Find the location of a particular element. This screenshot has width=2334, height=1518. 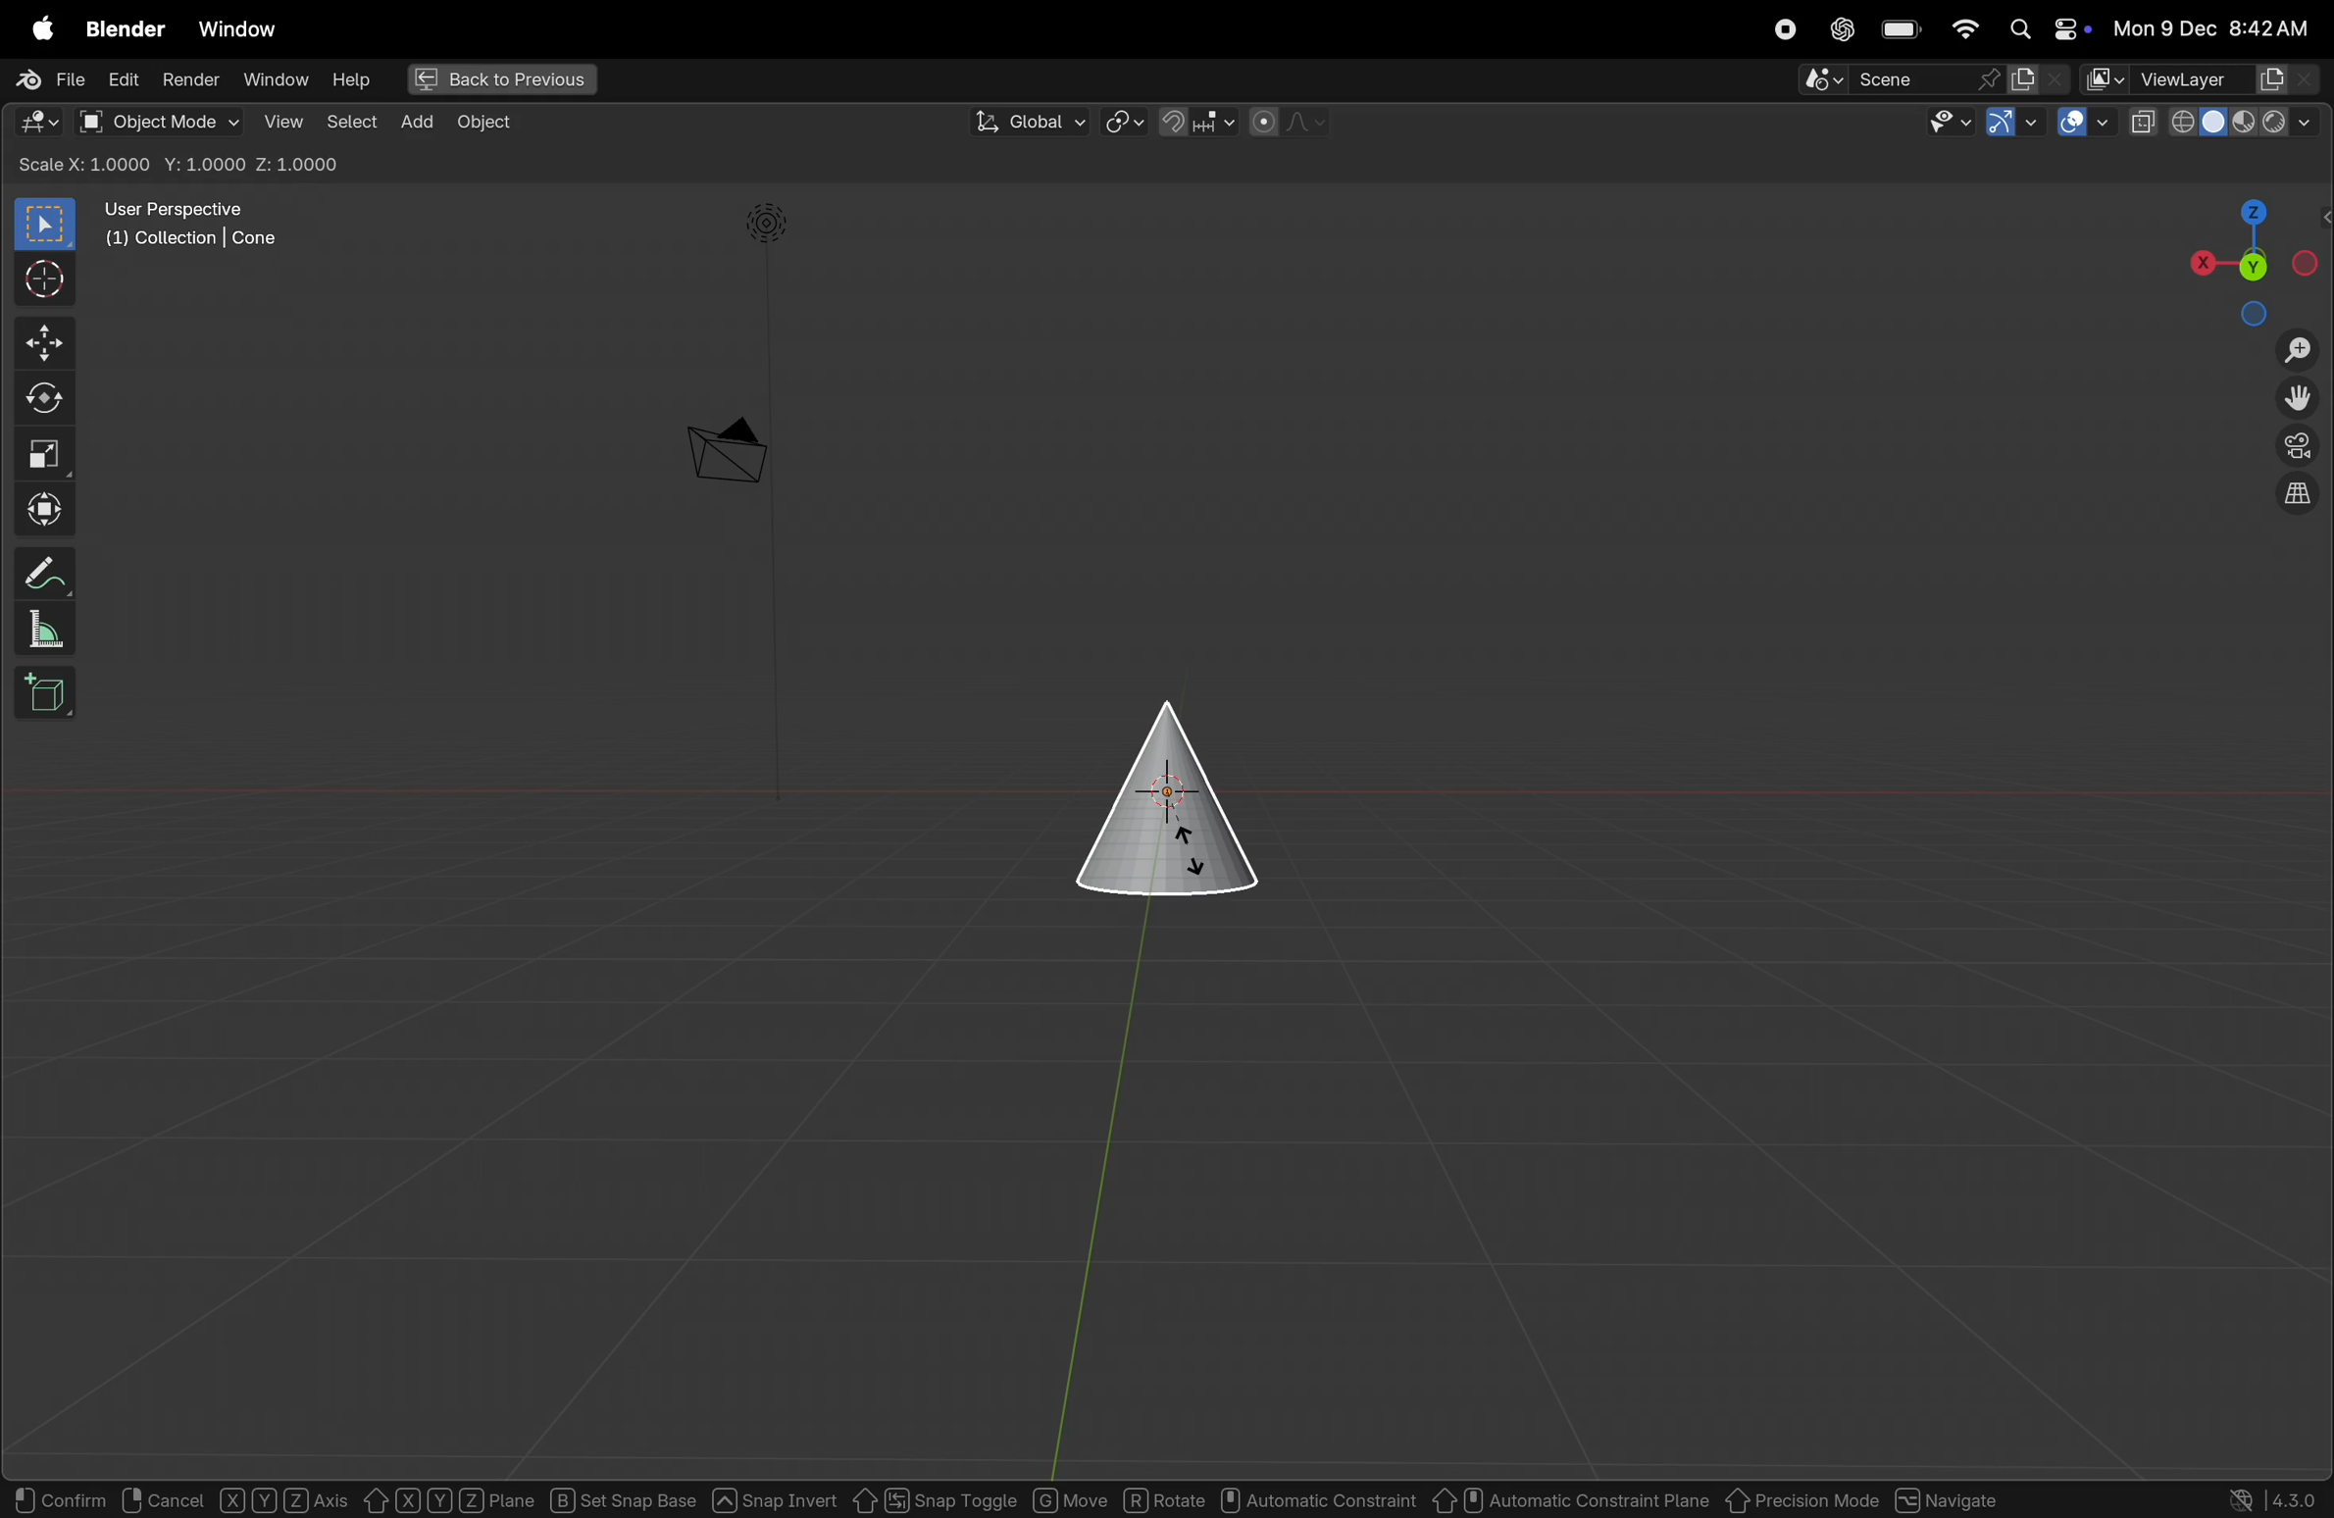

cursor is located at coordinates (1195, 849).